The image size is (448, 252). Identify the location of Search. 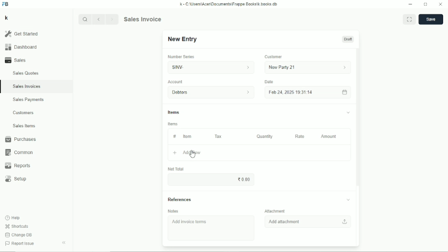
(85, 19).